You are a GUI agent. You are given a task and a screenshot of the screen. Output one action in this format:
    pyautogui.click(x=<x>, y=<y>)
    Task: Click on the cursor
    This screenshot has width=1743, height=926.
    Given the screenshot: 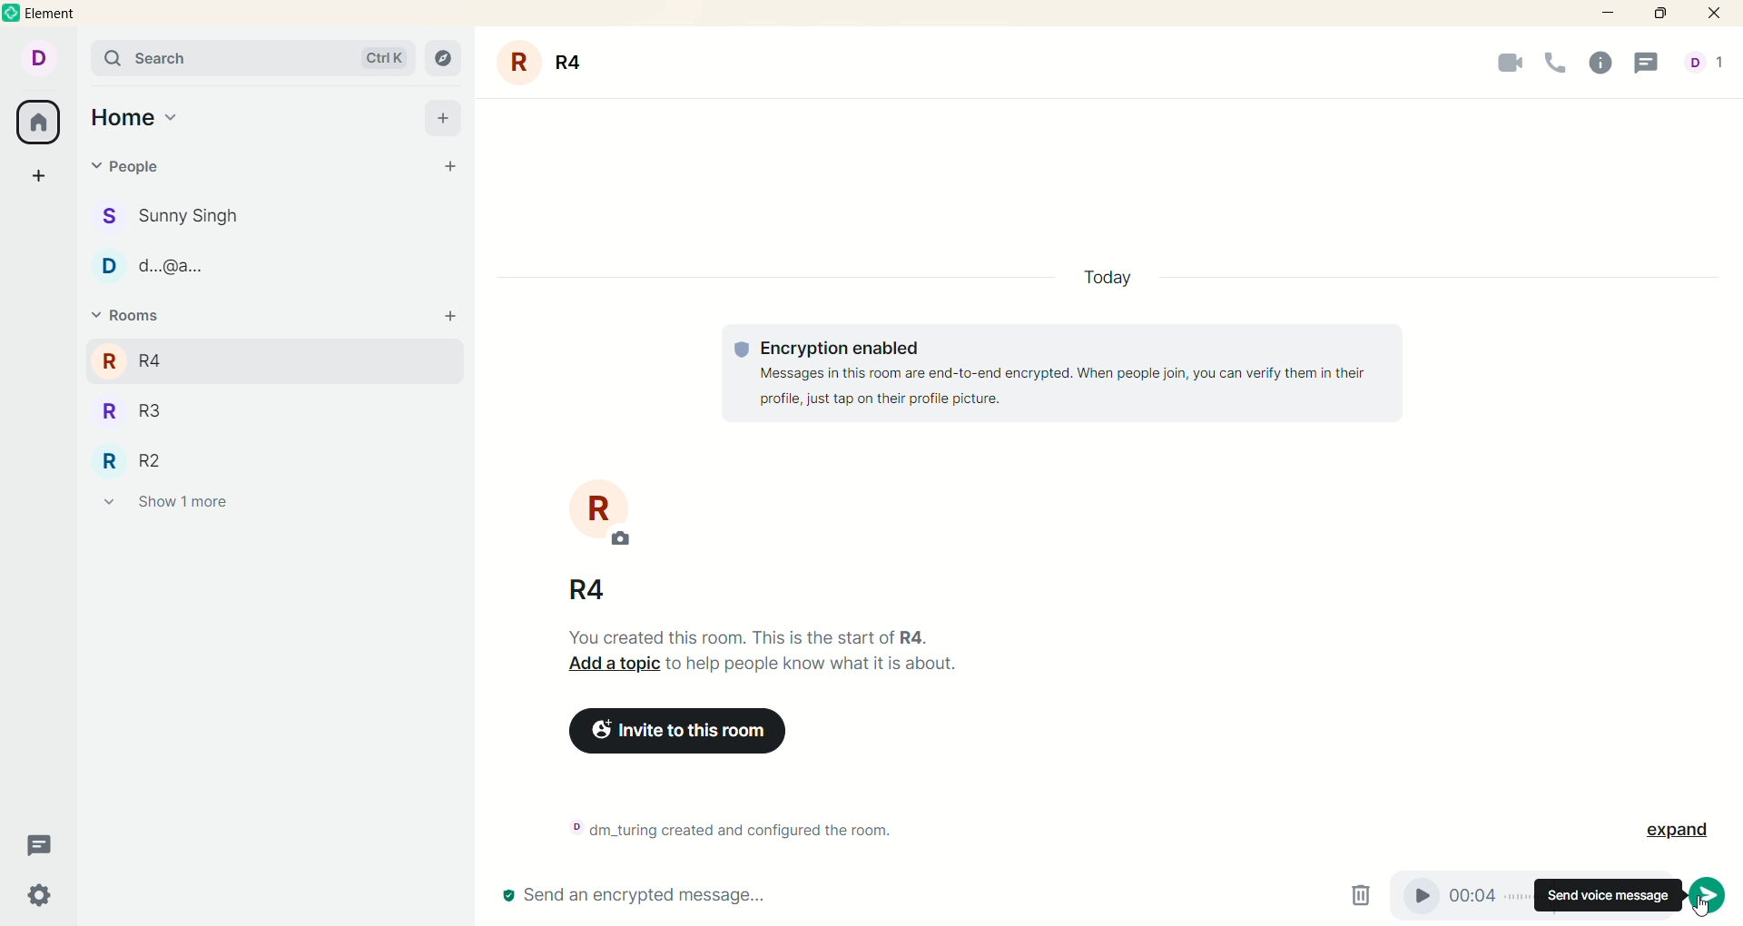 What is the action you would take?
    pyautogui.click(x=1703, y=907)
    